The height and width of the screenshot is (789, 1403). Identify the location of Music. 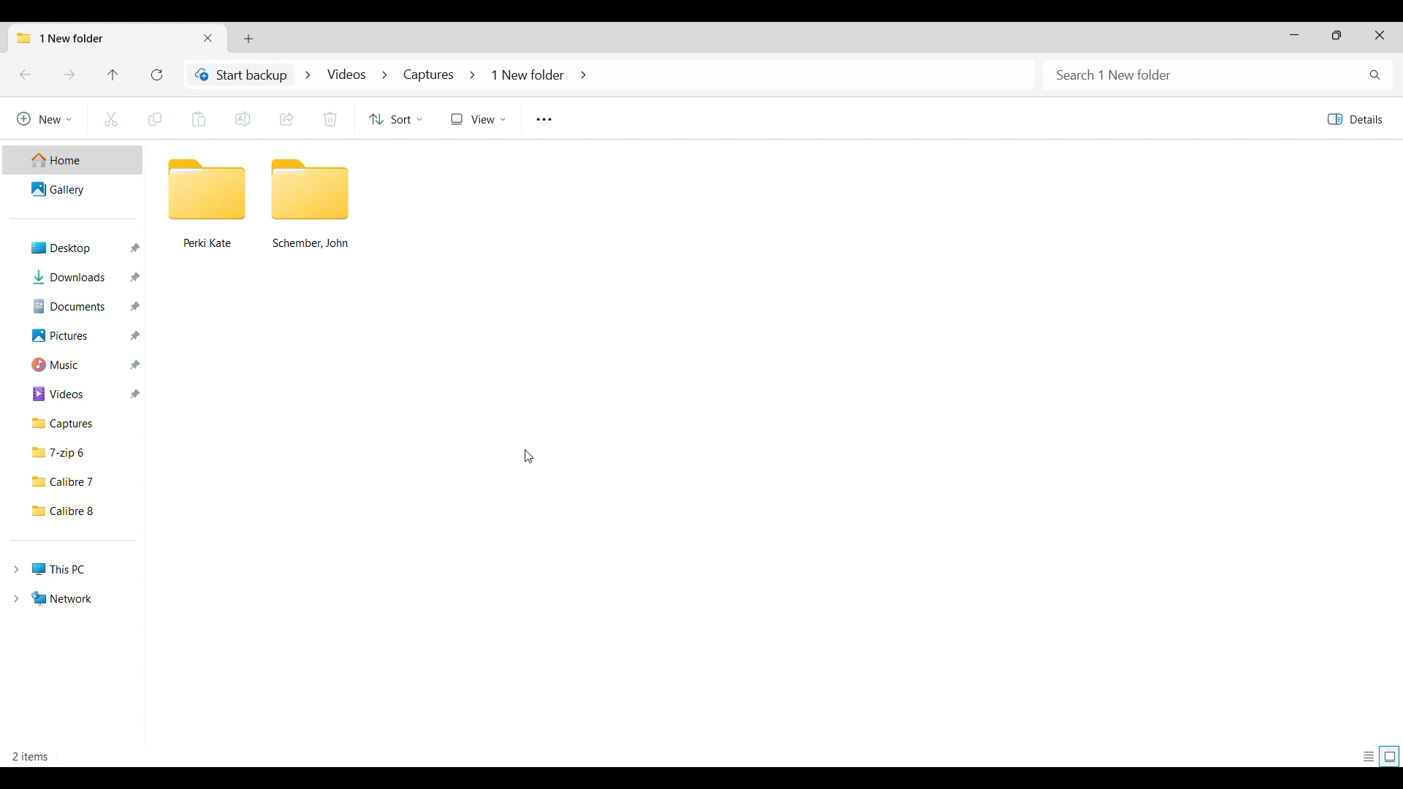
(75, 365).